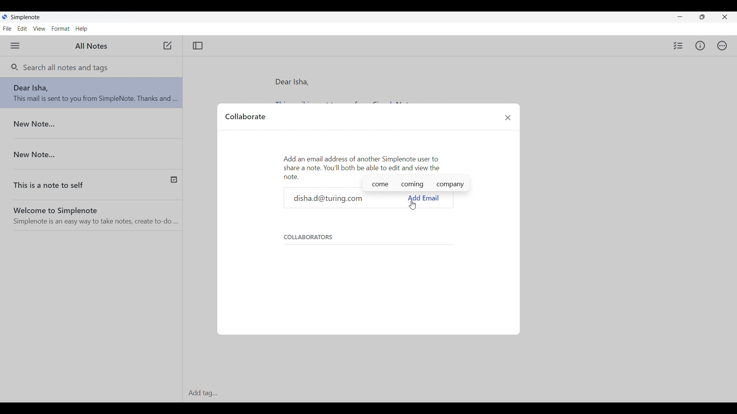 The width and height of the screenshot is (737, 414). What do you see at coordinates (362, 166) in the screenshot?
I see `Description of current window` at bounding box center [362, 166].